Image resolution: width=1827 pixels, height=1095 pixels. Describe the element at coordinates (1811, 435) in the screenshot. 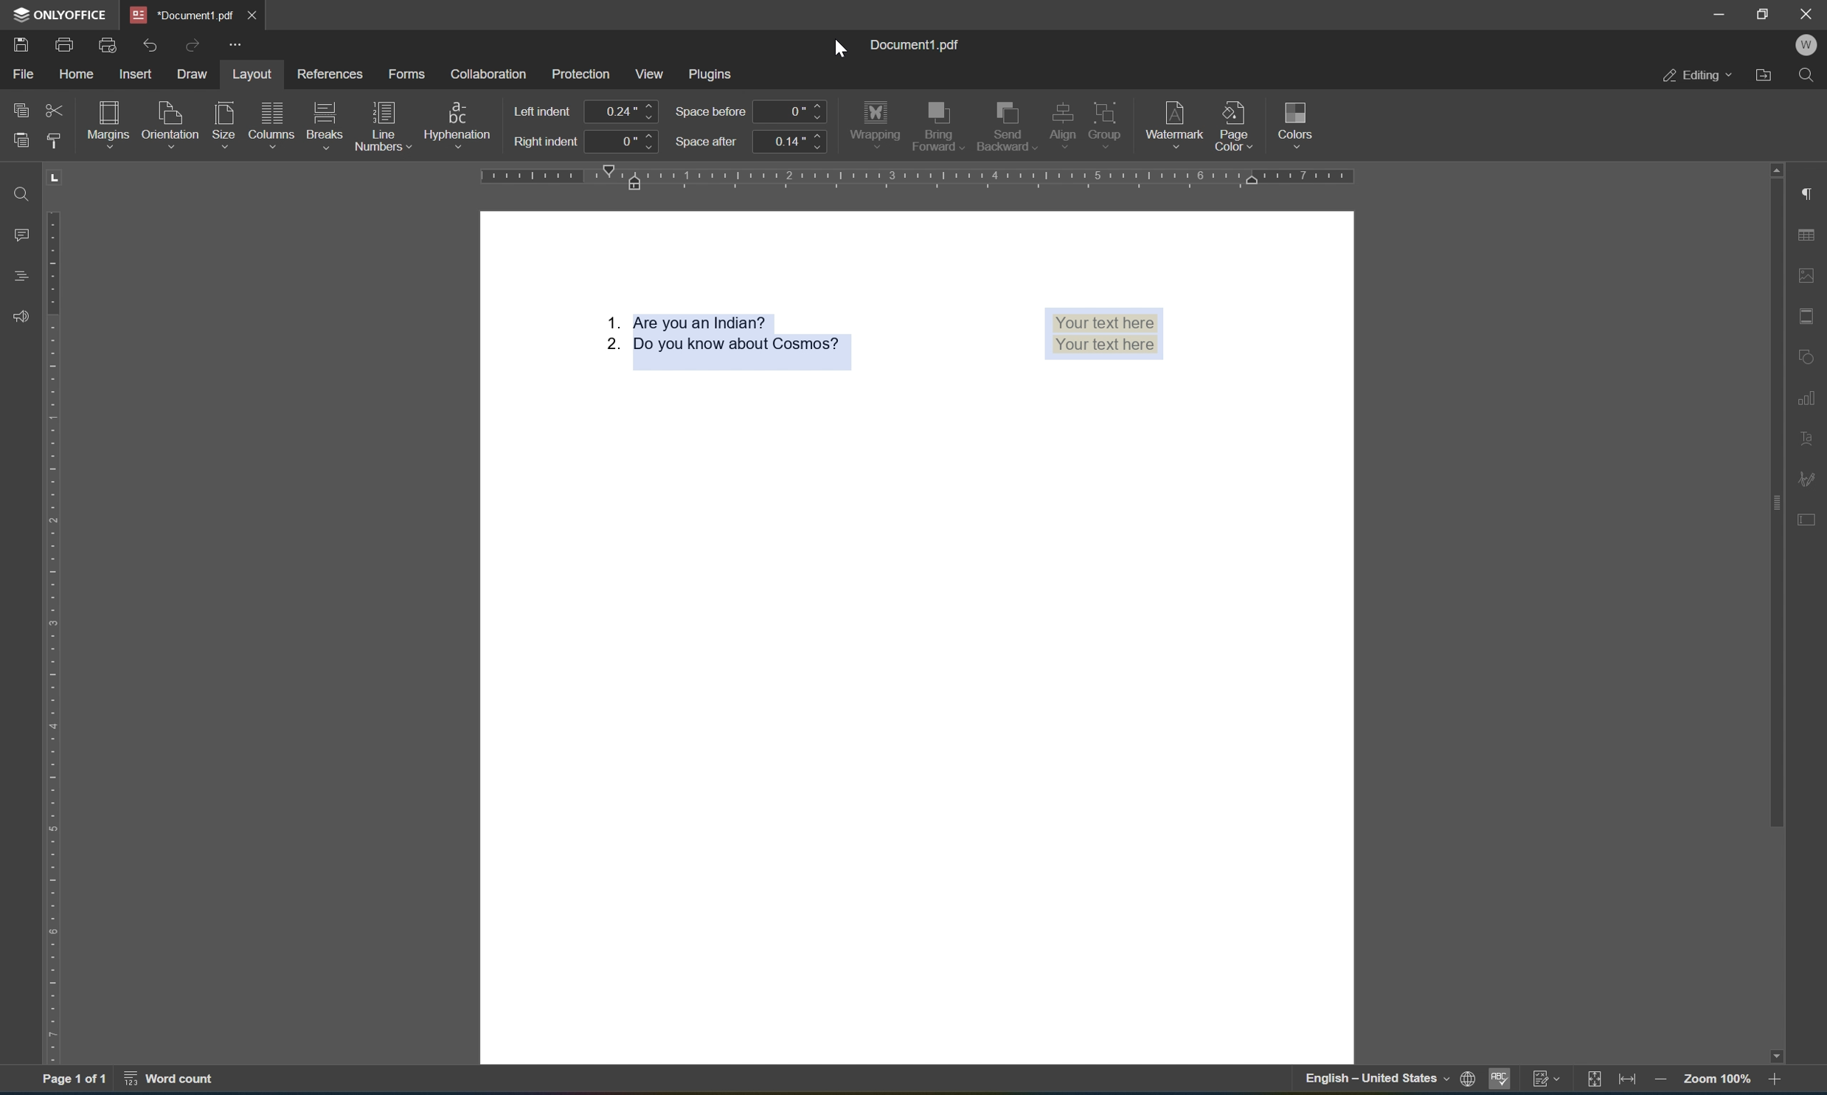

I see `text art settings` at that location.